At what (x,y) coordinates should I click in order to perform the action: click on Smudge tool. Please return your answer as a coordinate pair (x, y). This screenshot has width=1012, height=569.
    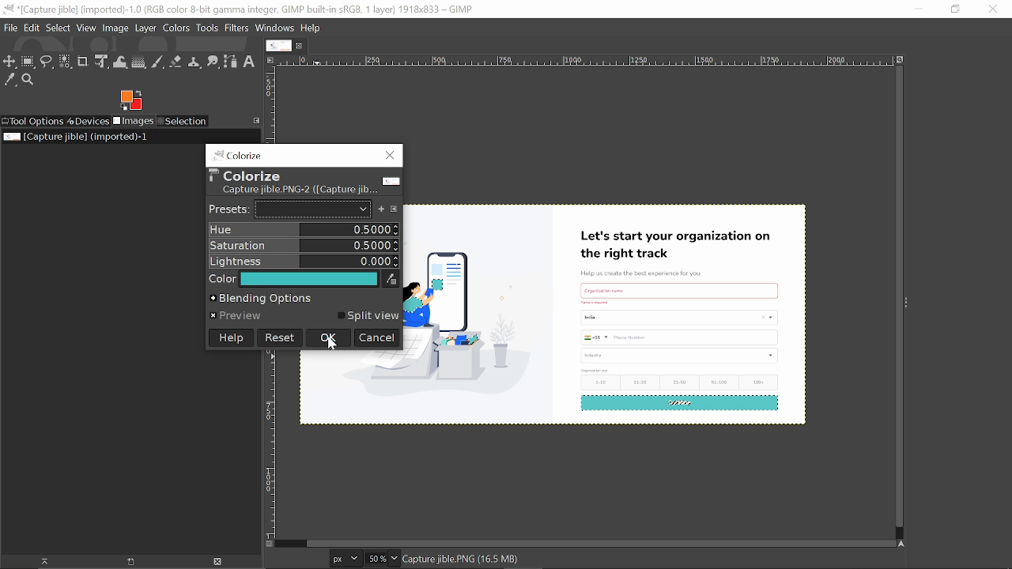
    Looking at the image, I should click on (213, 62).